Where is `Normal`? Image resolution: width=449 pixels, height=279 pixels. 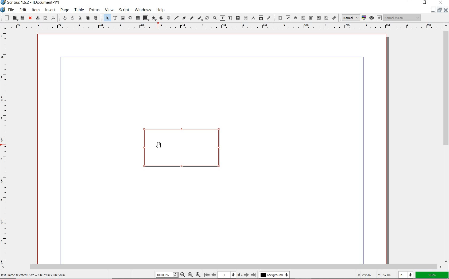 Normal is located at coordinates (350, 18).